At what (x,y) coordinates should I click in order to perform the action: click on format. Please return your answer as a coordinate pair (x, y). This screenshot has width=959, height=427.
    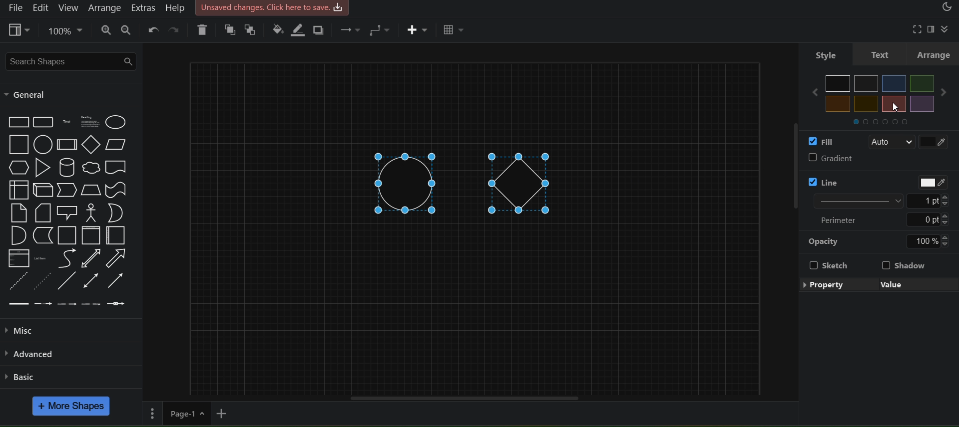
    Looking at the image, I should click on (931, 29).